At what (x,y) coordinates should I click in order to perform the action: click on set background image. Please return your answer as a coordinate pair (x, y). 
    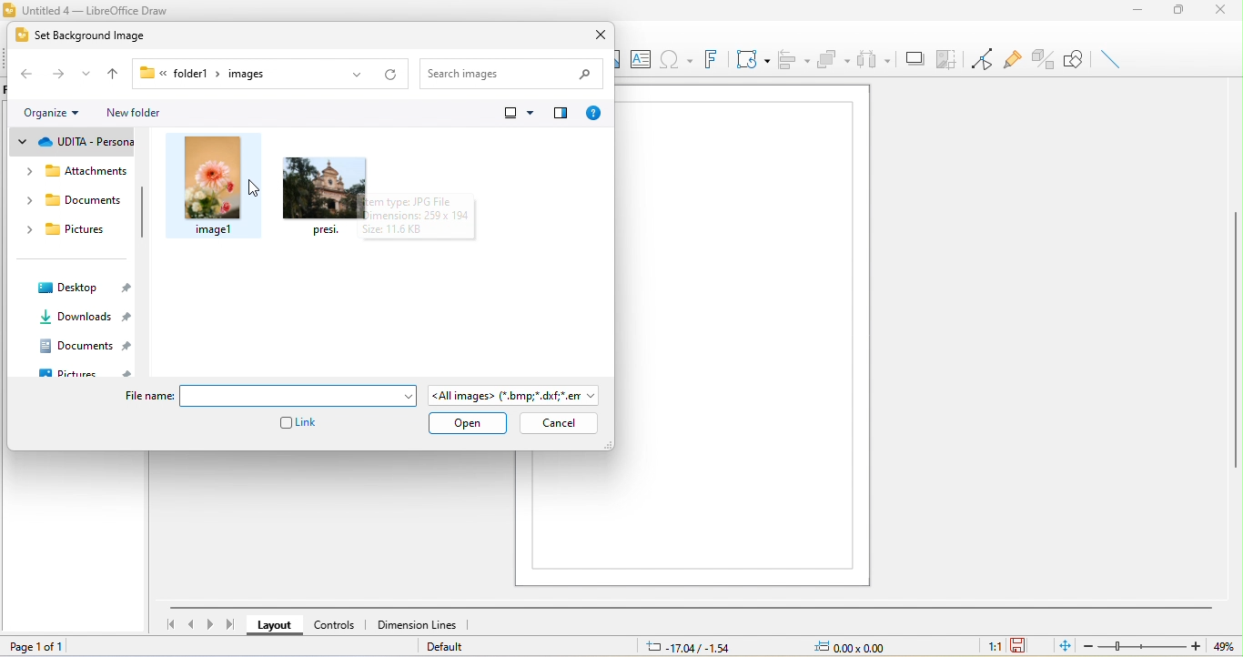
    Looking at the image, I should click on (95, 34).